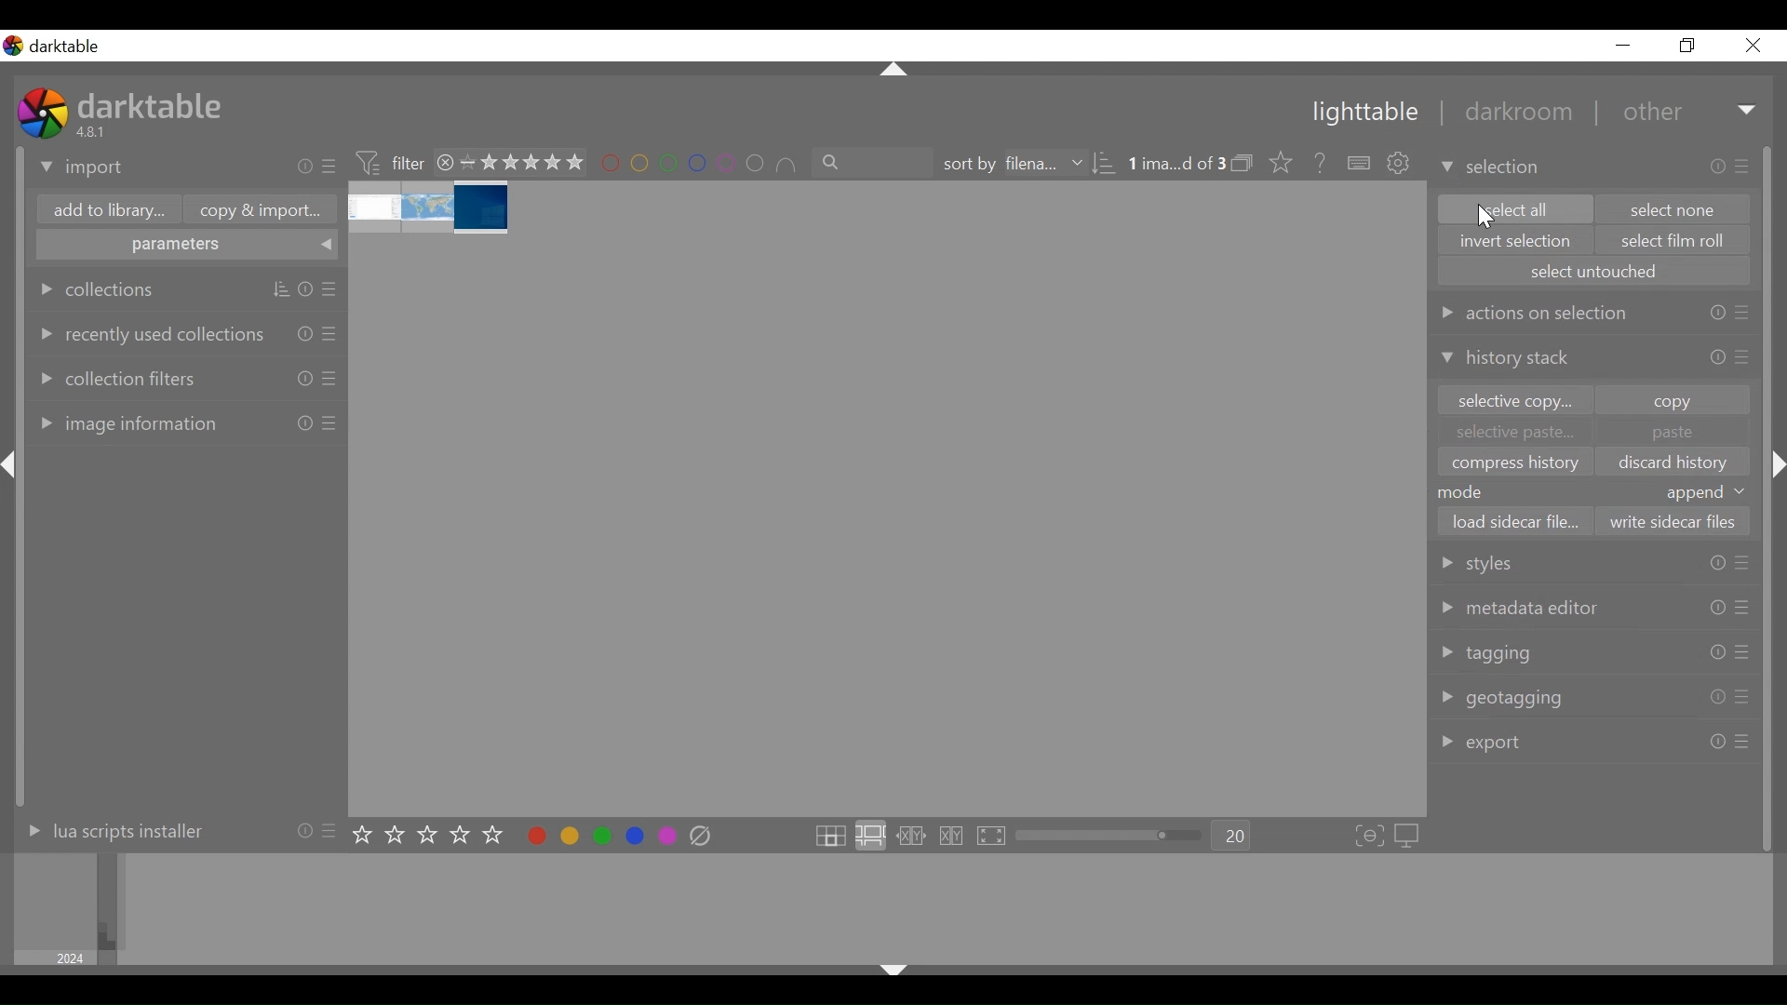  What do you see at coordinates (1717, 562) in the screenshot?
I see `info` at bounding box center [1717, 562].